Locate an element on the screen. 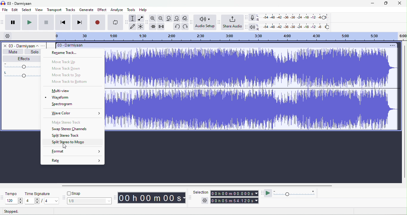 The width and height of the screenshot is (407, 215). help is located at coordinates (143, 10).